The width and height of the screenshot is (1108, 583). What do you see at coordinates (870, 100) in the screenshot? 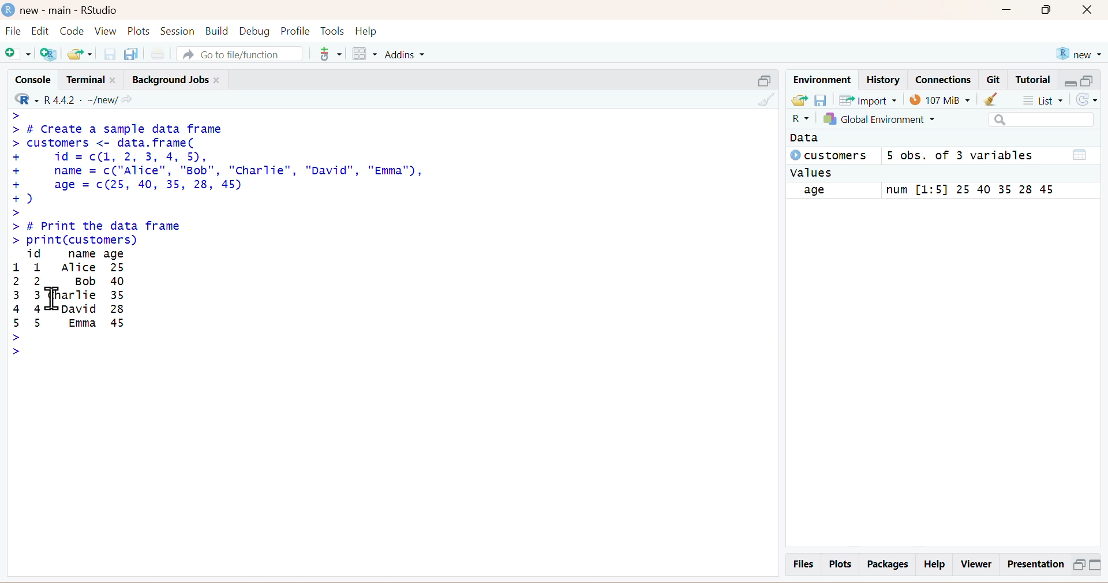
I see `Import` at bounding box center [870, 100].